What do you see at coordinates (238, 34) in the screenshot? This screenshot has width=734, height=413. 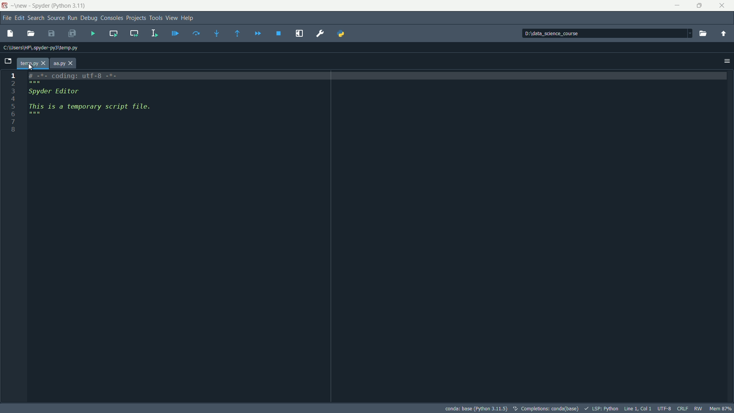 I see `execute until method or funtion return` at bounding box center [238, 34].